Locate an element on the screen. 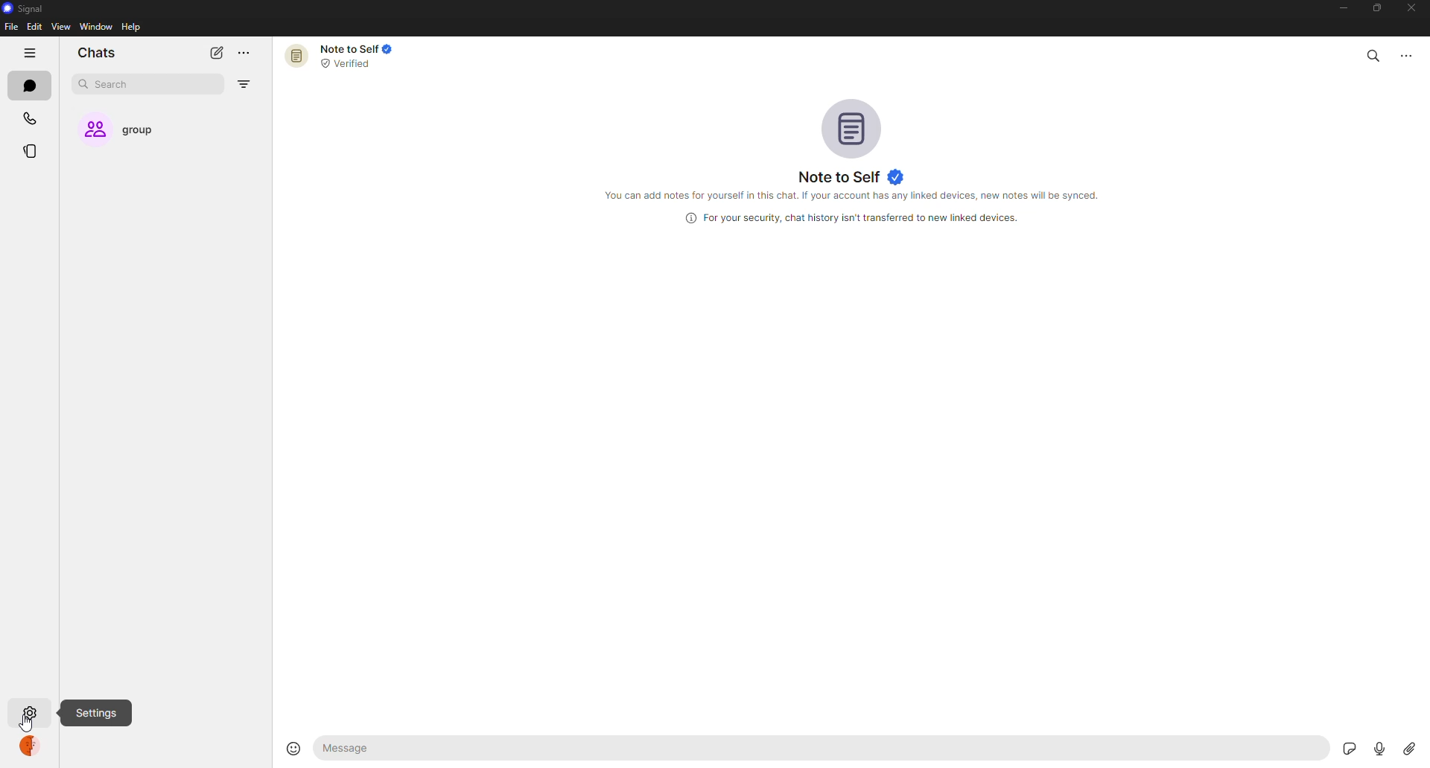 This screenshot has height=768, width=1430. help is located at coordinates (133, 26).